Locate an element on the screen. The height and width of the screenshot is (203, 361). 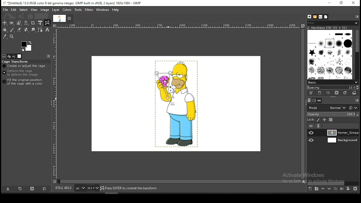
create a new brush is located at coordinates (320, 93).